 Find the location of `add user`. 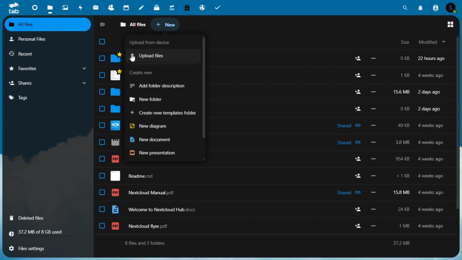

add user is located at coordinates (358, 159).